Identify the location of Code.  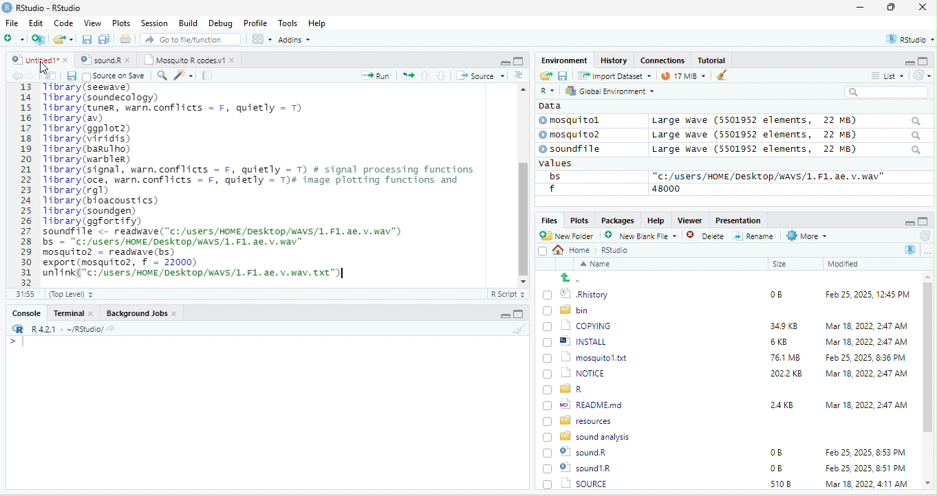
(64, 23).